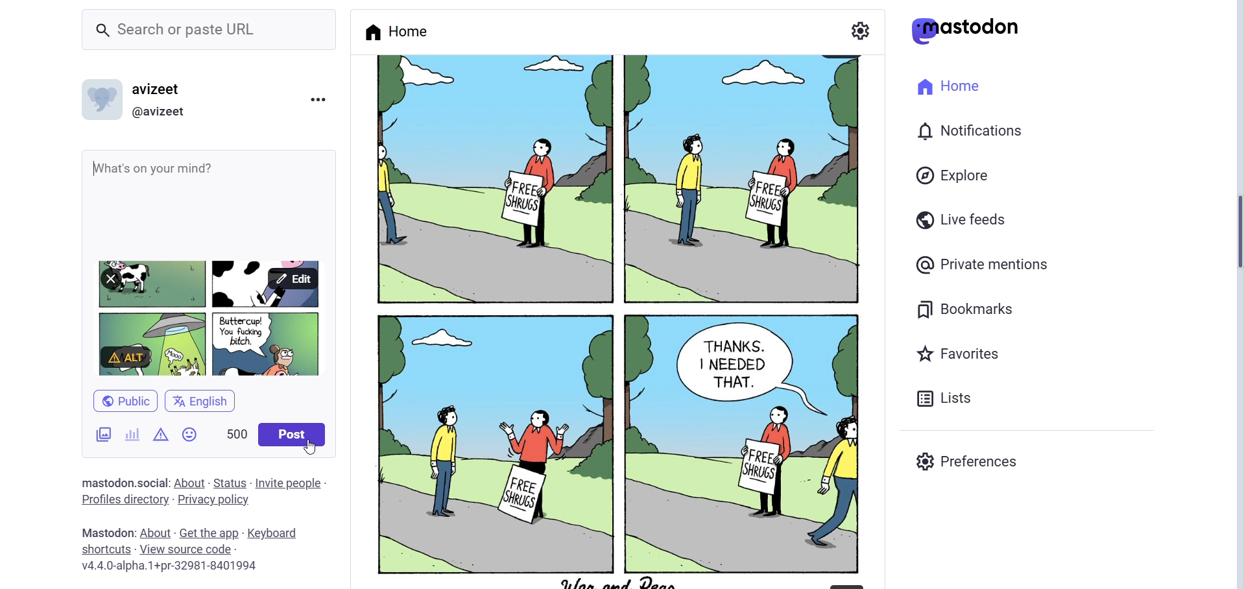 The image size is (1244, 589). I want to click on Privacy Policy, so click(213, 500).